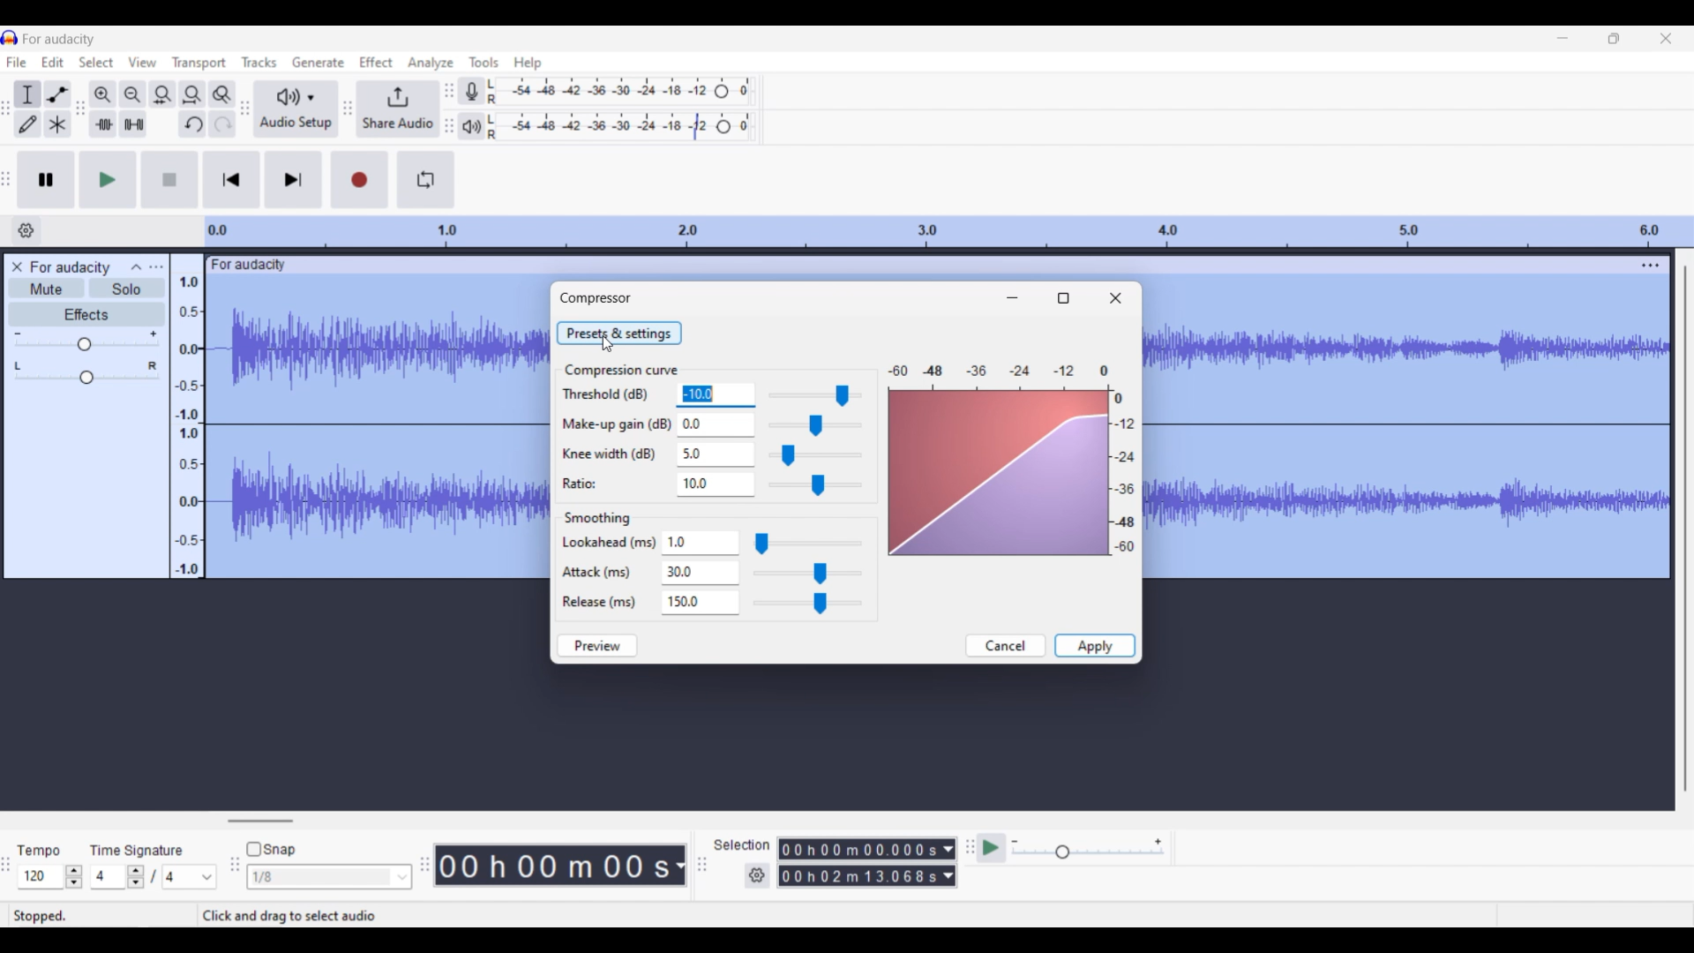  What do you see at coordinates (948, 231) in the screenshot?
I see `Scale to measure length of track` at bounding box center [948, 231].